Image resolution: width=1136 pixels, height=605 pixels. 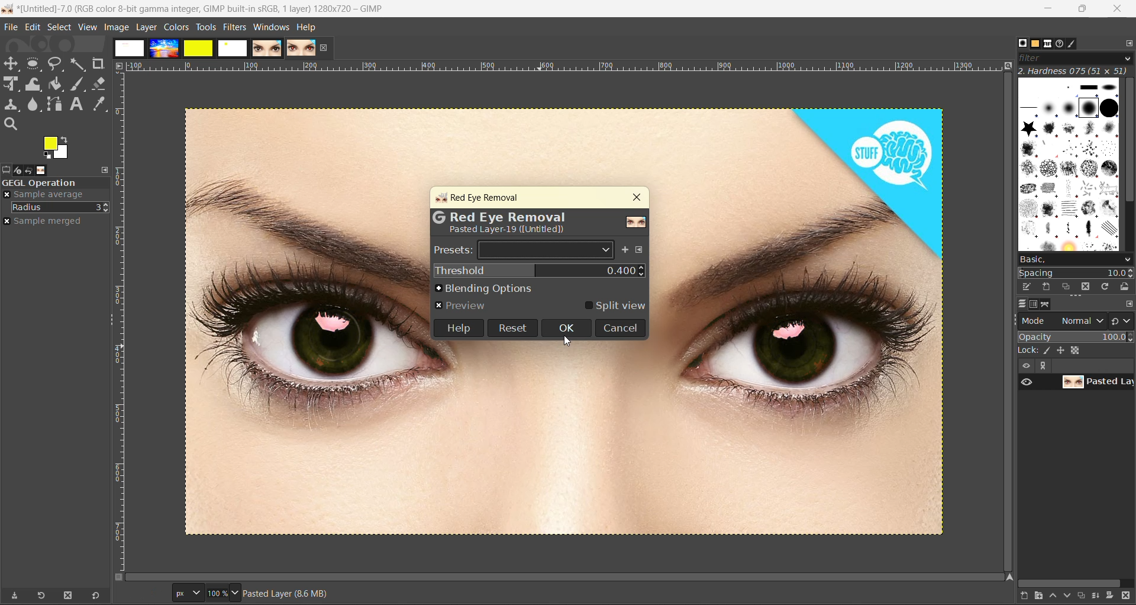 I want to click on path tool, so click(x=54, y=104).